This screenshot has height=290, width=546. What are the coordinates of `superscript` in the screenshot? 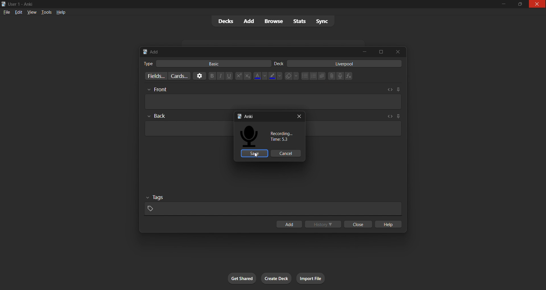 It's located at (238, 75).